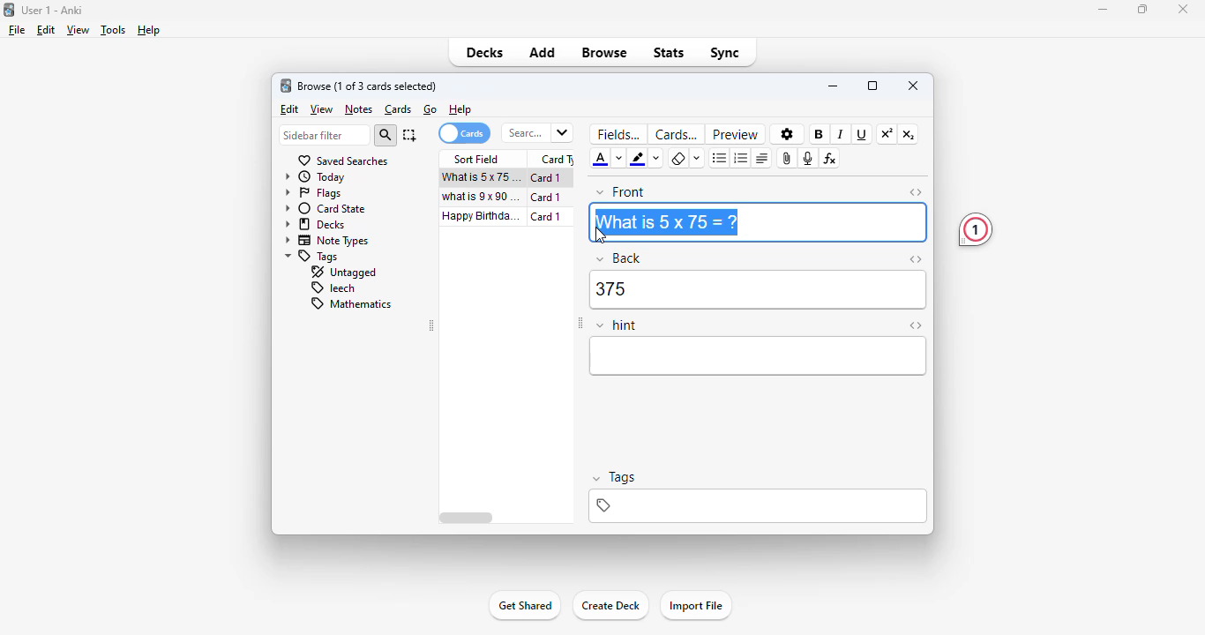 Image resolution: width=1205 pixels, height=635 pixels. Describe the element at coordinates (664, 222) in the screenshot. I see `What is 5 x 75=?` at that location.